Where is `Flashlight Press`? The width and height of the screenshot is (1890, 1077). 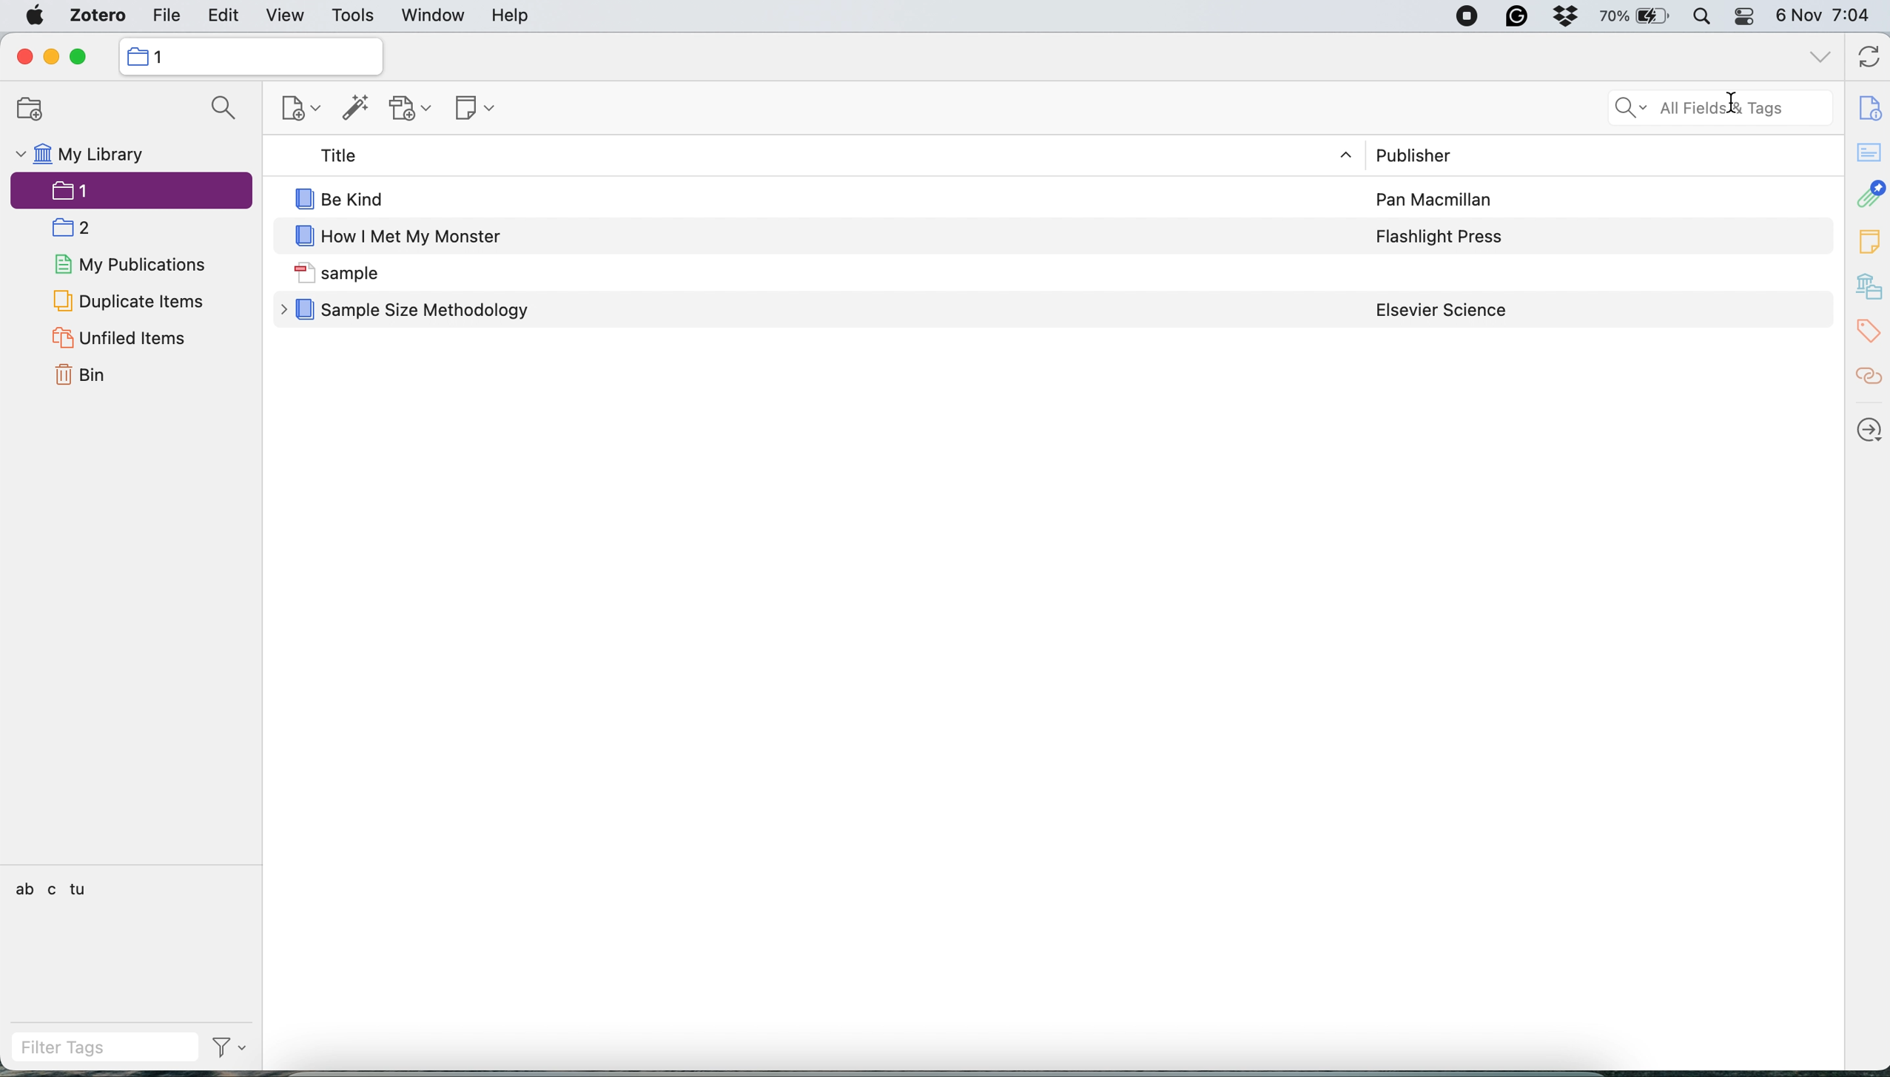 Flashlight Press is located at coordinates (1442, 237).